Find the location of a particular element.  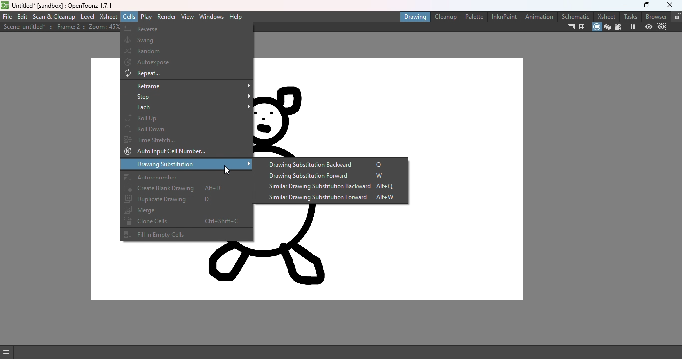

Animation is located at coordinates (539, 17).